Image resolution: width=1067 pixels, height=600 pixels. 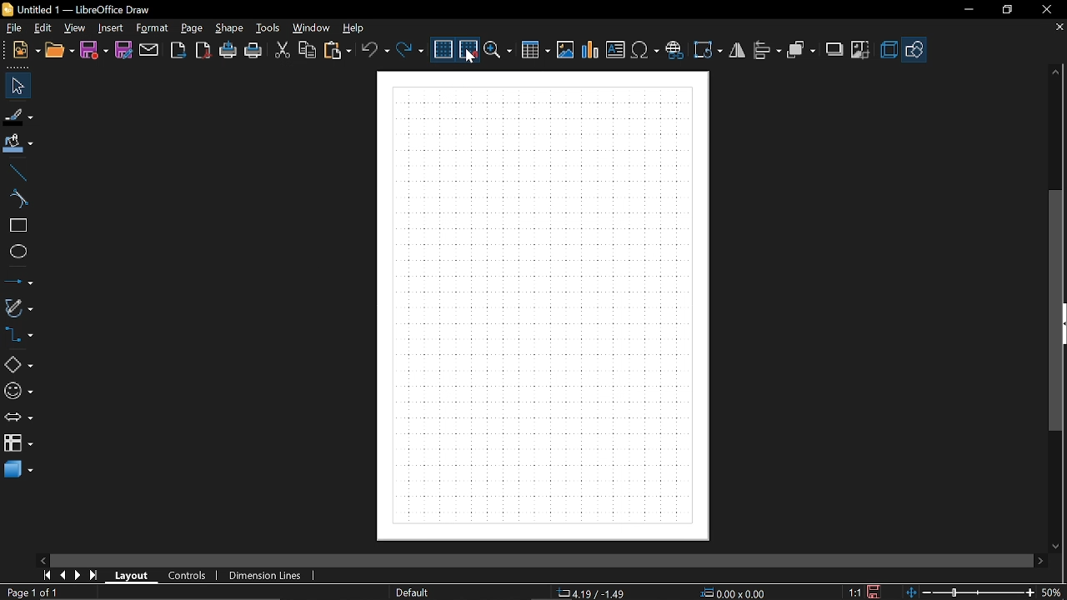 What do you see at coordinates (61, 52) in the screenshot?
I see `open` at bounding box center [61, 52].